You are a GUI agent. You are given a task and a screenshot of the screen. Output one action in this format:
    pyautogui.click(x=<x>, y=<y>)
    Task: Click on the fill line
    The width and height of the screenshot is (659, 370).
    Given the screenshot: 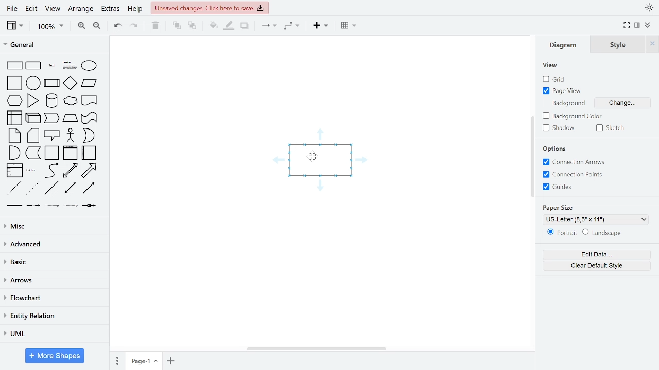 What is the action you would take?
    pyautogui.click(x=230, y=26)
    